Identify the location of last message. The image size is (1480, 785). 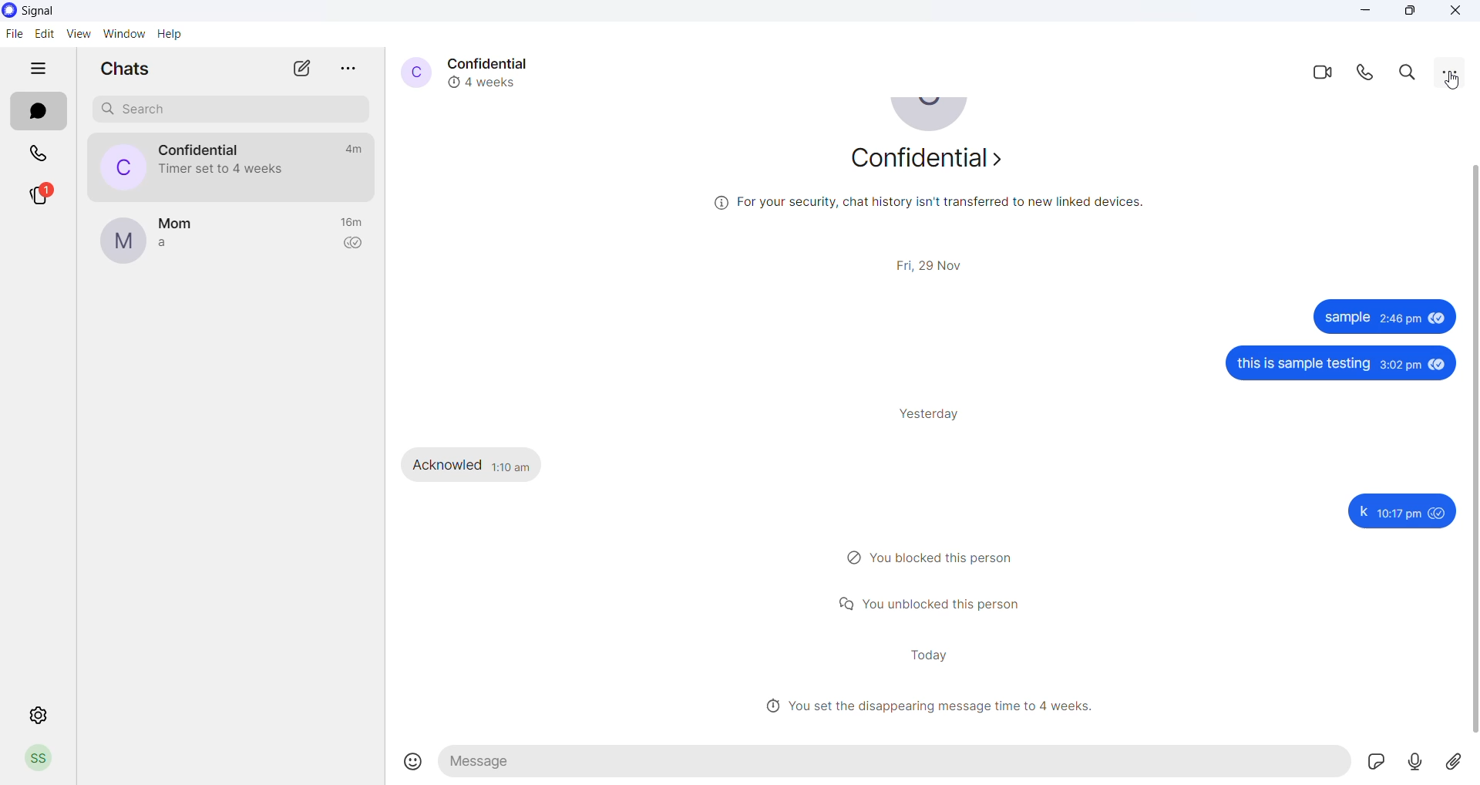
(173, 244).